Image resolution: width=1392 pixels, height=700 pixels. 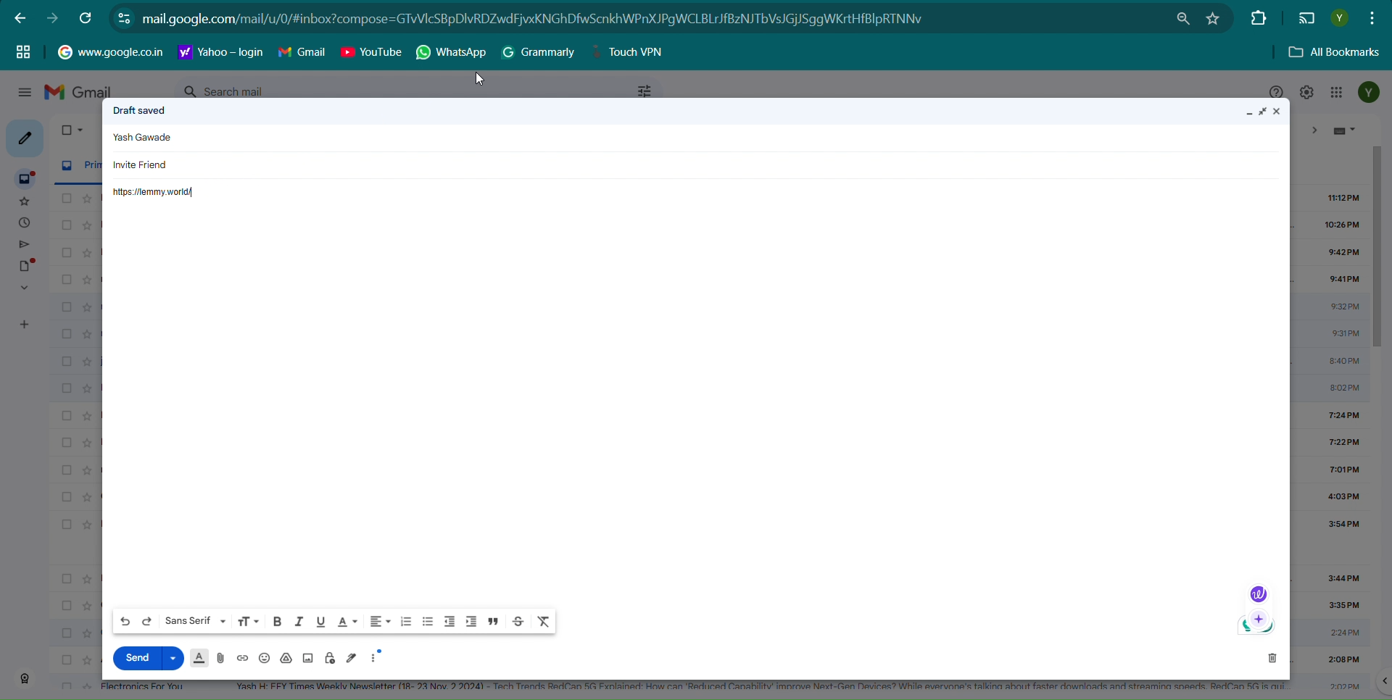 What do you see at coordinates (1272, 657) in the screenshot?
I see `Discard Draft` at bounding box center [1272, 657].